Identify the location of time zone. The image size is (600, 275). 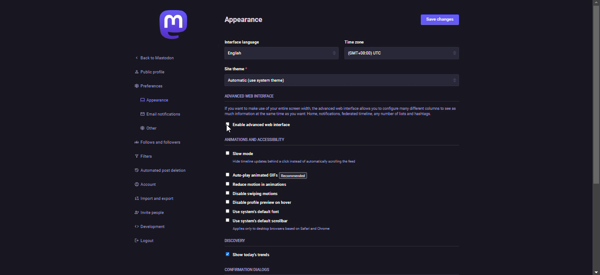
(353, 42).